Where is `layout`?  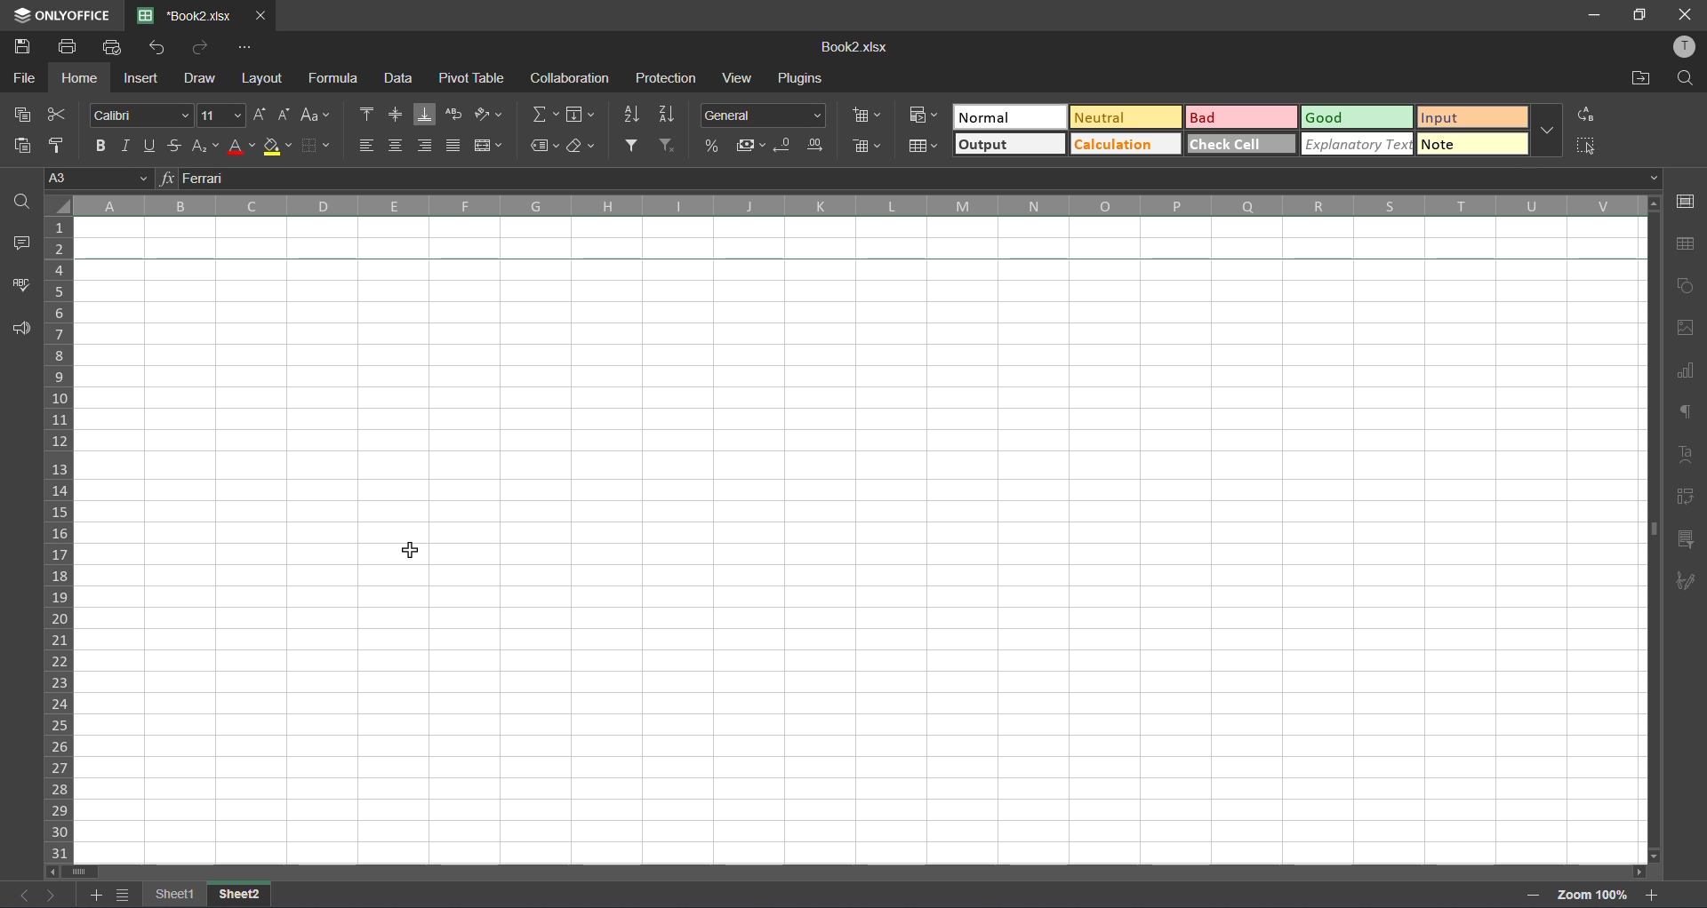
layout is located at coordinates (264, 82).